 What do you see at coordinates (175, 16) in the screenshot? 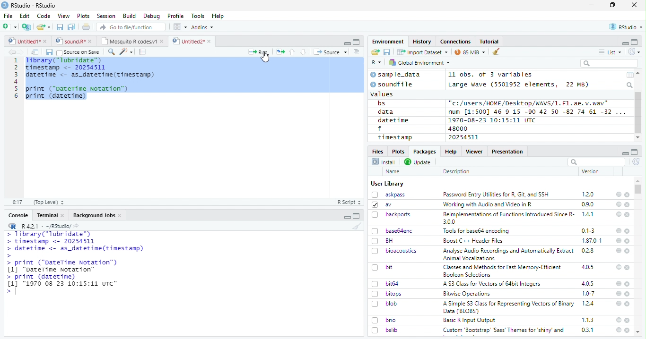
I see `Profile` at bounding box center [175, 16].